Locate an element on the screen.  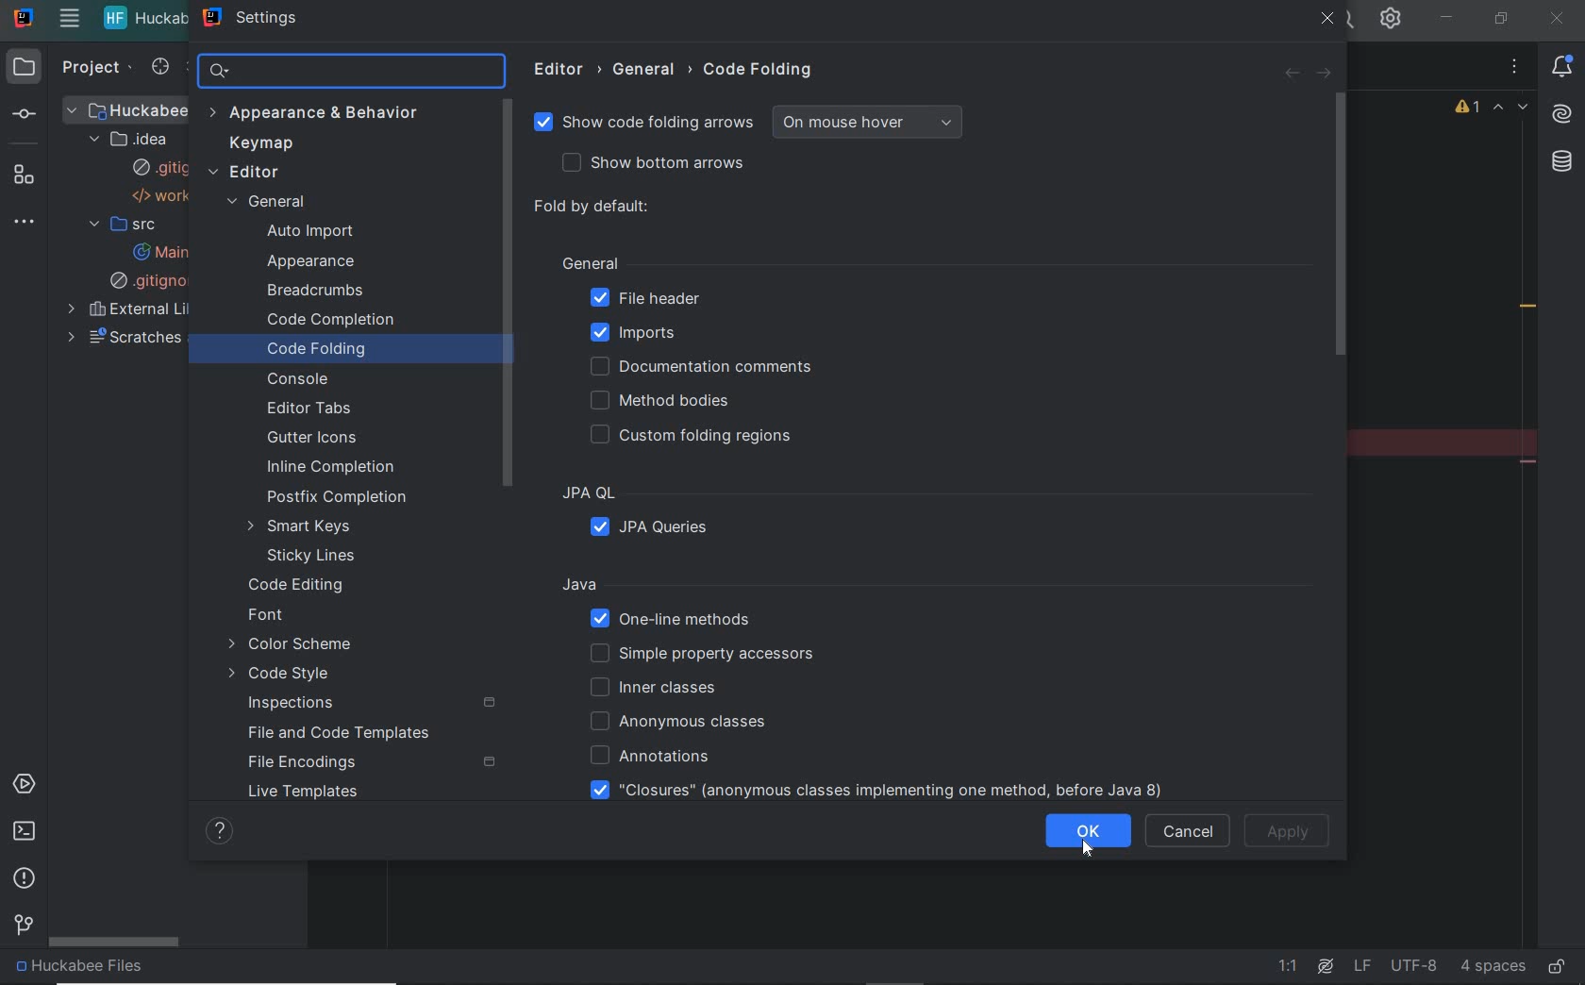
close is located at coordinates (1555, 21).